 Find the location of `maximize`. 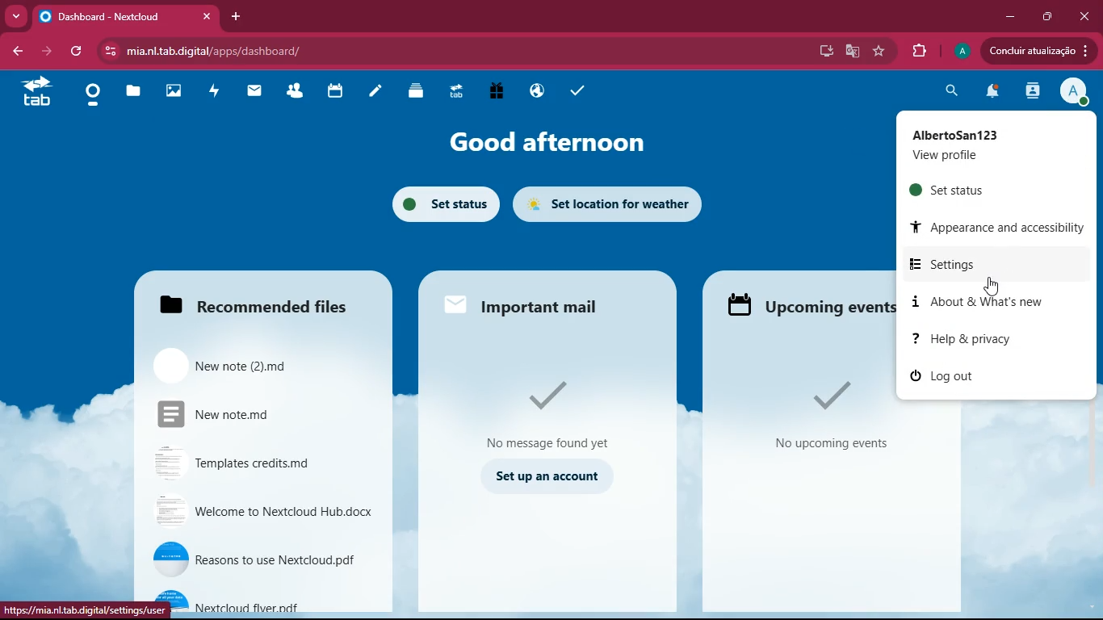

maximize is located at coordinates (1049, 18).